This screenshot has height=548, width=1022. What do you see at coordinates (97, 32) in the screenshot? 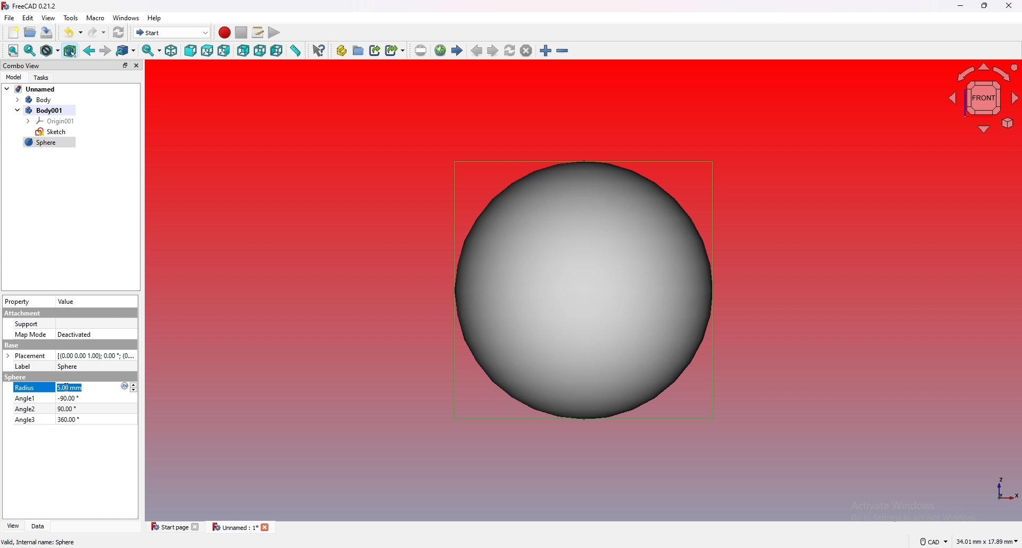
I see `redo` at bounding box center [97, 32].